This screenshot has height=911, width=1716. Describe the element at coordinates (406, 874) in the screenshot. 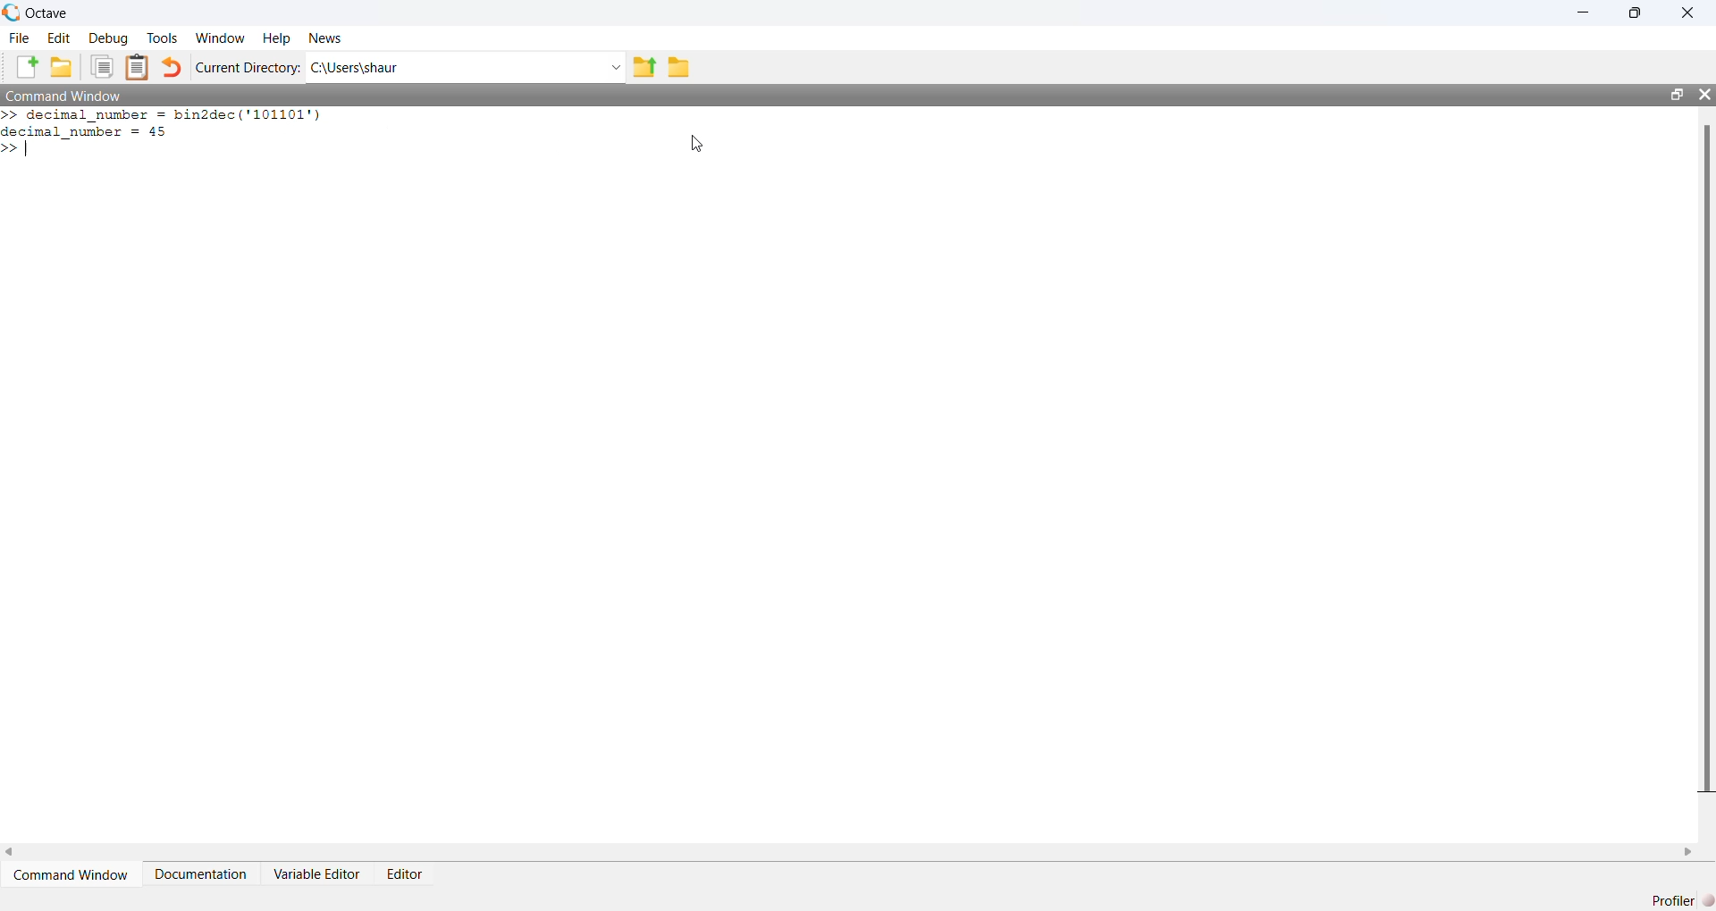

I see `Editor` at that location.